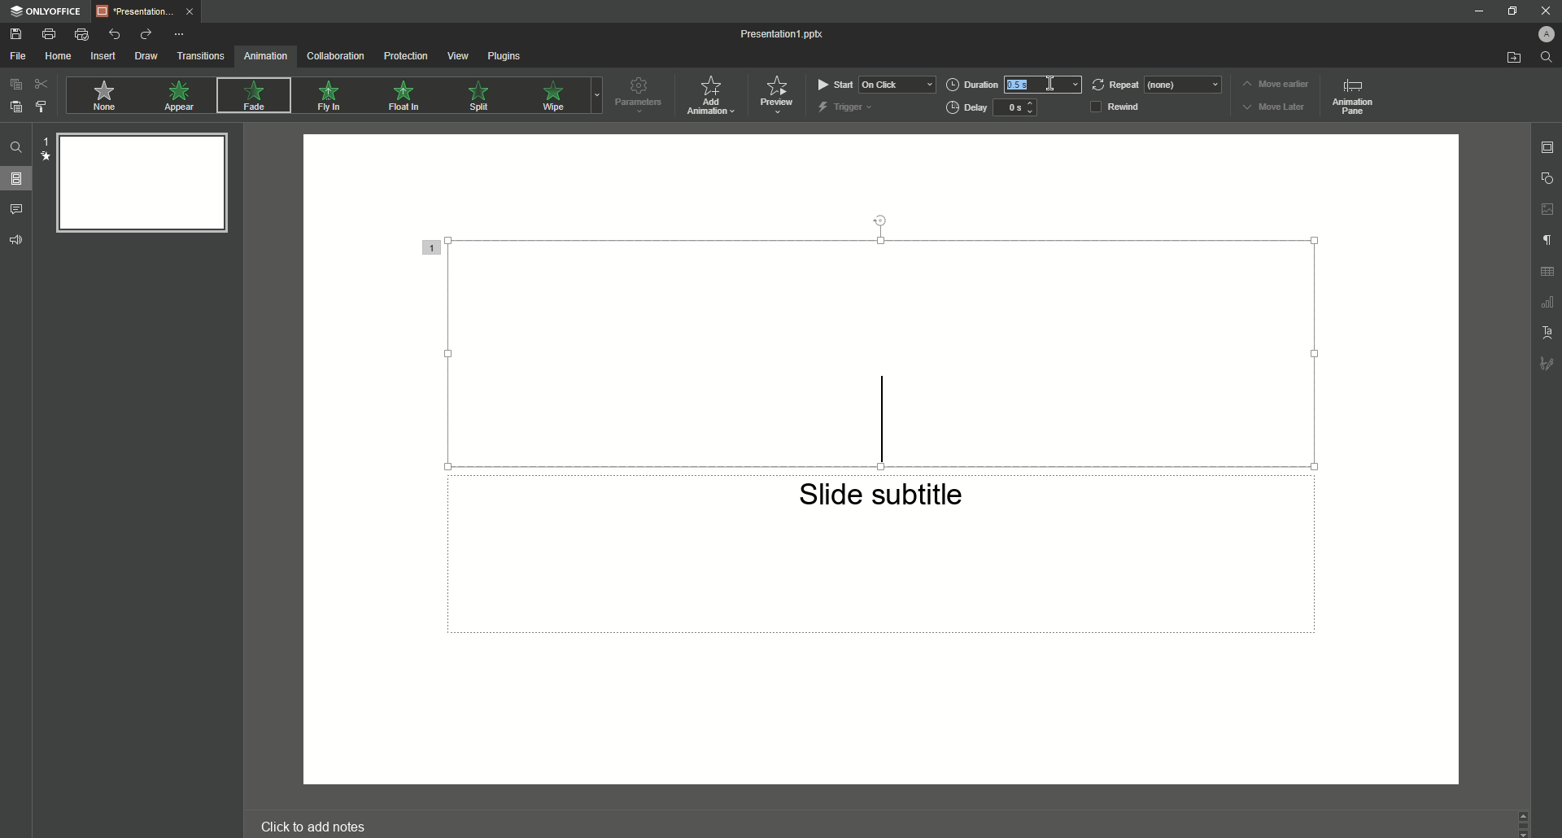 This screenshot has height=838, width=1562. Describe the element at coordinates (20, 57) in the screenshot. I see `File` at that location.